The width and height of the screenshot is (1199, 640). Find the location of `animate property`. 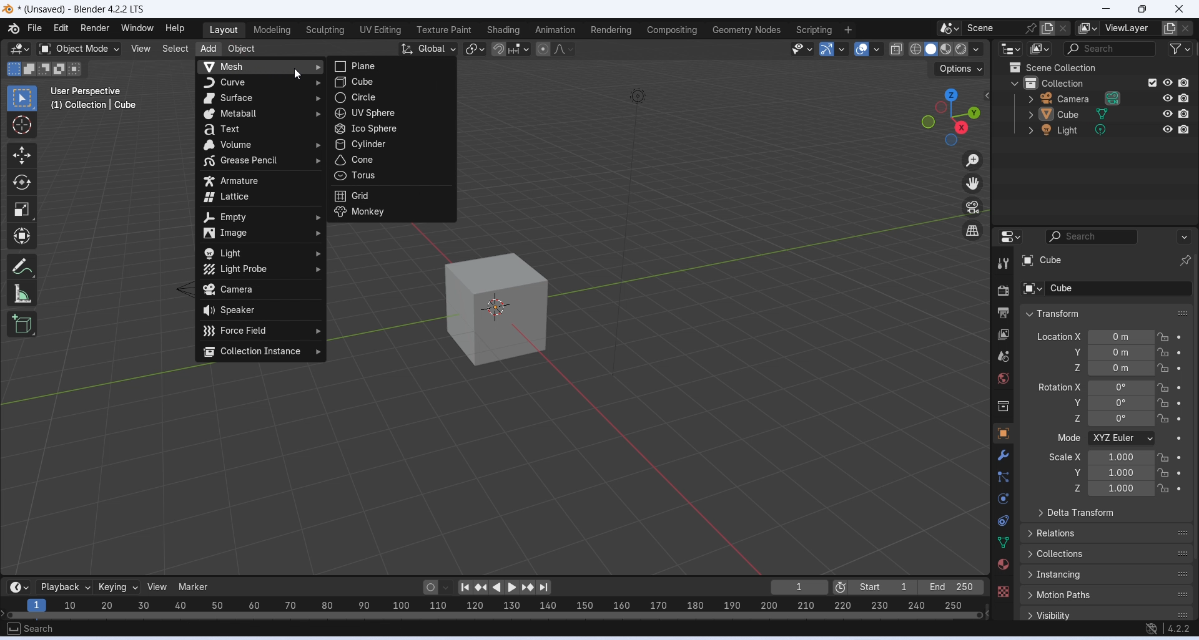

animate property is located at coordinates (1180, 368).